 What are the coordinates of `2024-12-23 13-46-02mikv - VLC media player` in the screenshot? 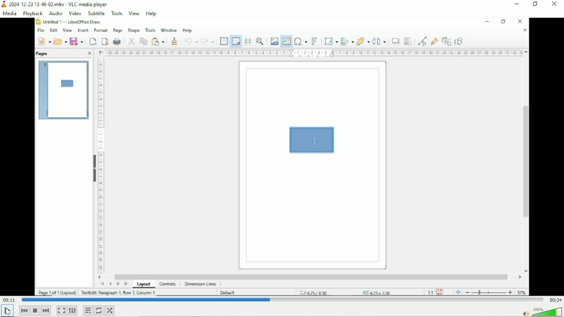 It's located at (60, 4).